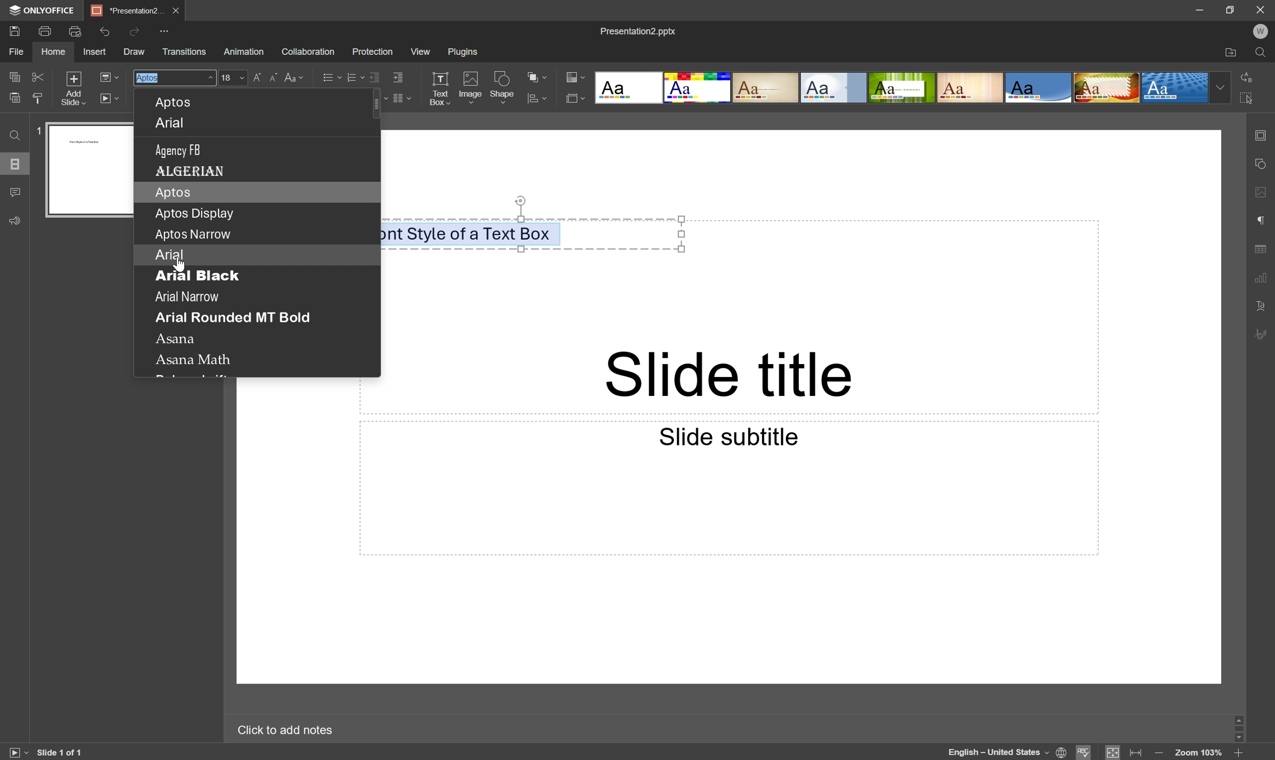 Image resolution: width=1275 pixels, height=760 pixels. I want to click on Agency FB, so click(179, 150).